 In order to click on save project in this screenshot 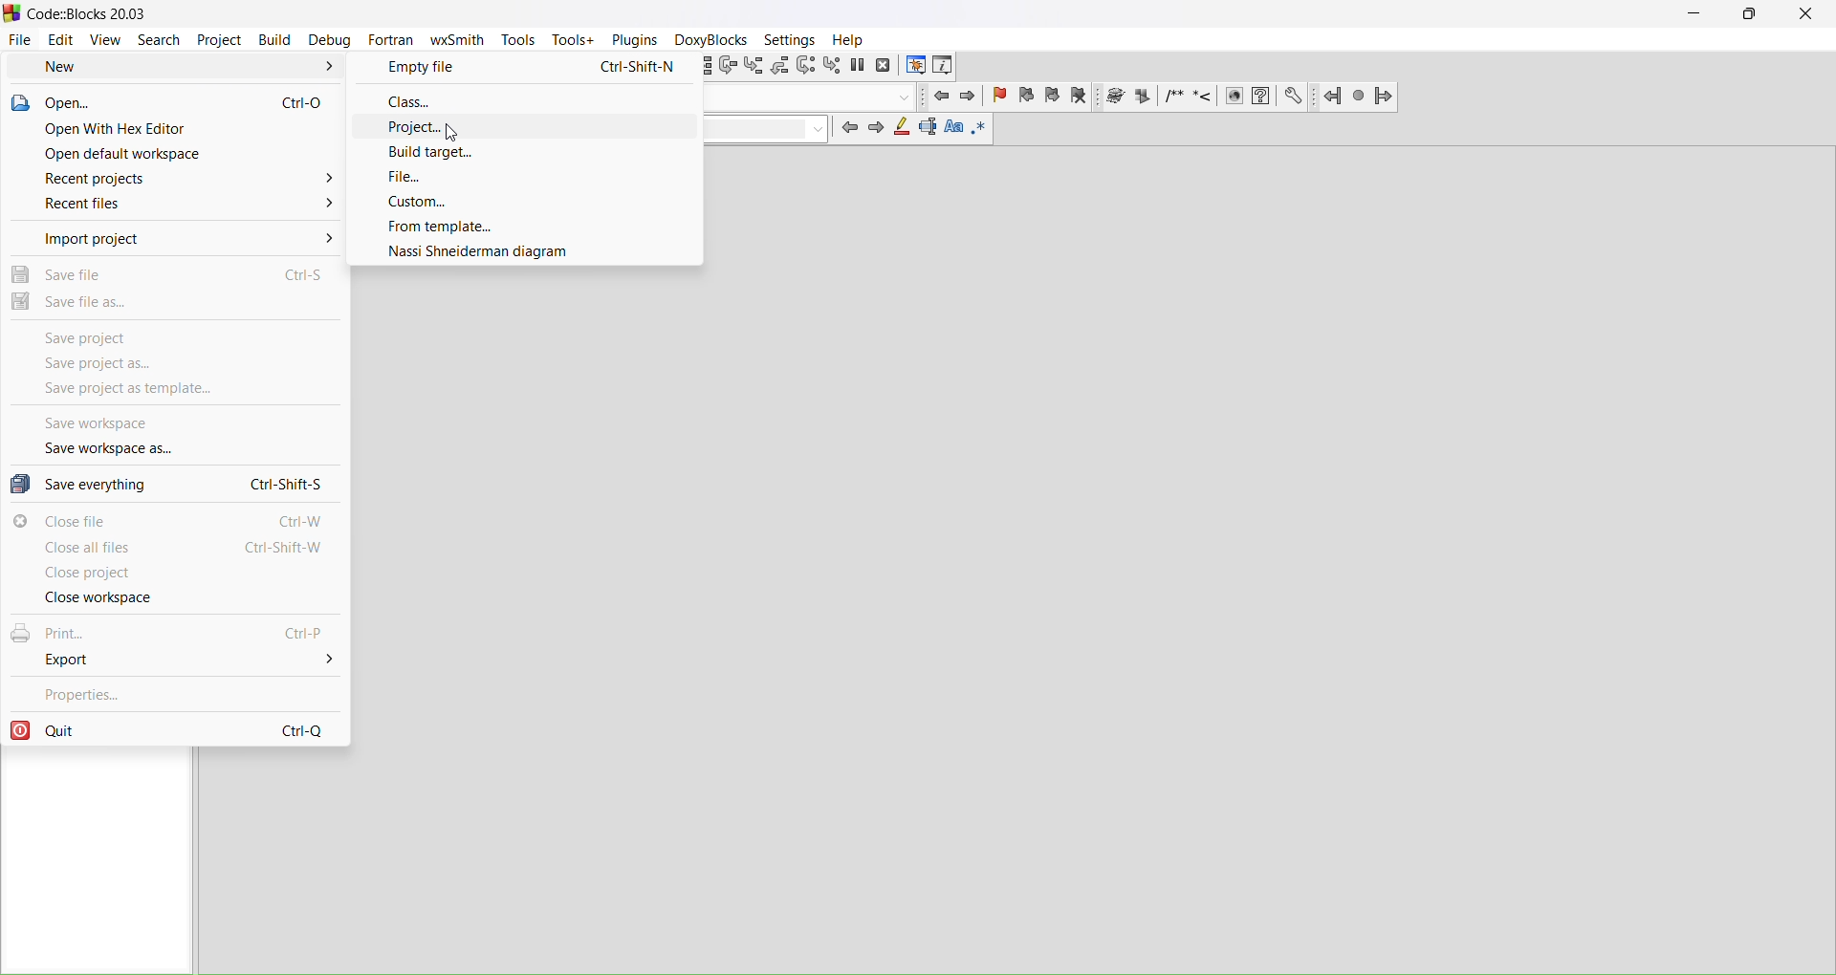, I will do `click(176, 335)`.